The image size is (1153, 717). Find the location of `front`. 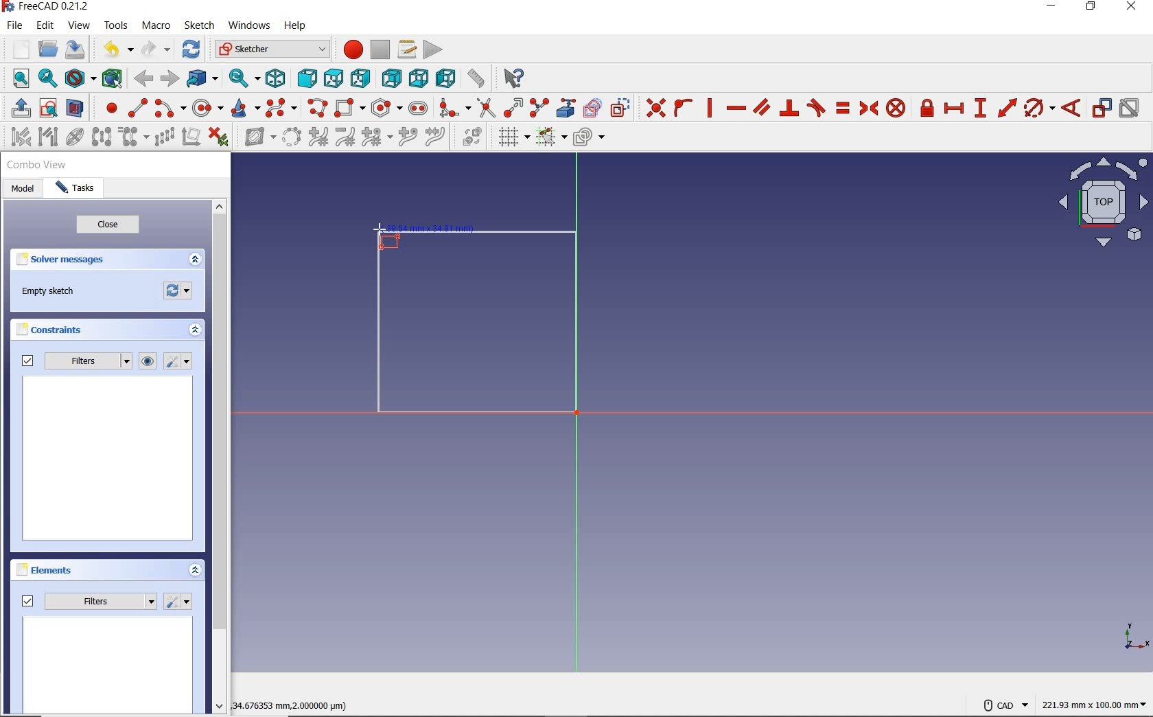

front is located at coordinates (305, 79).